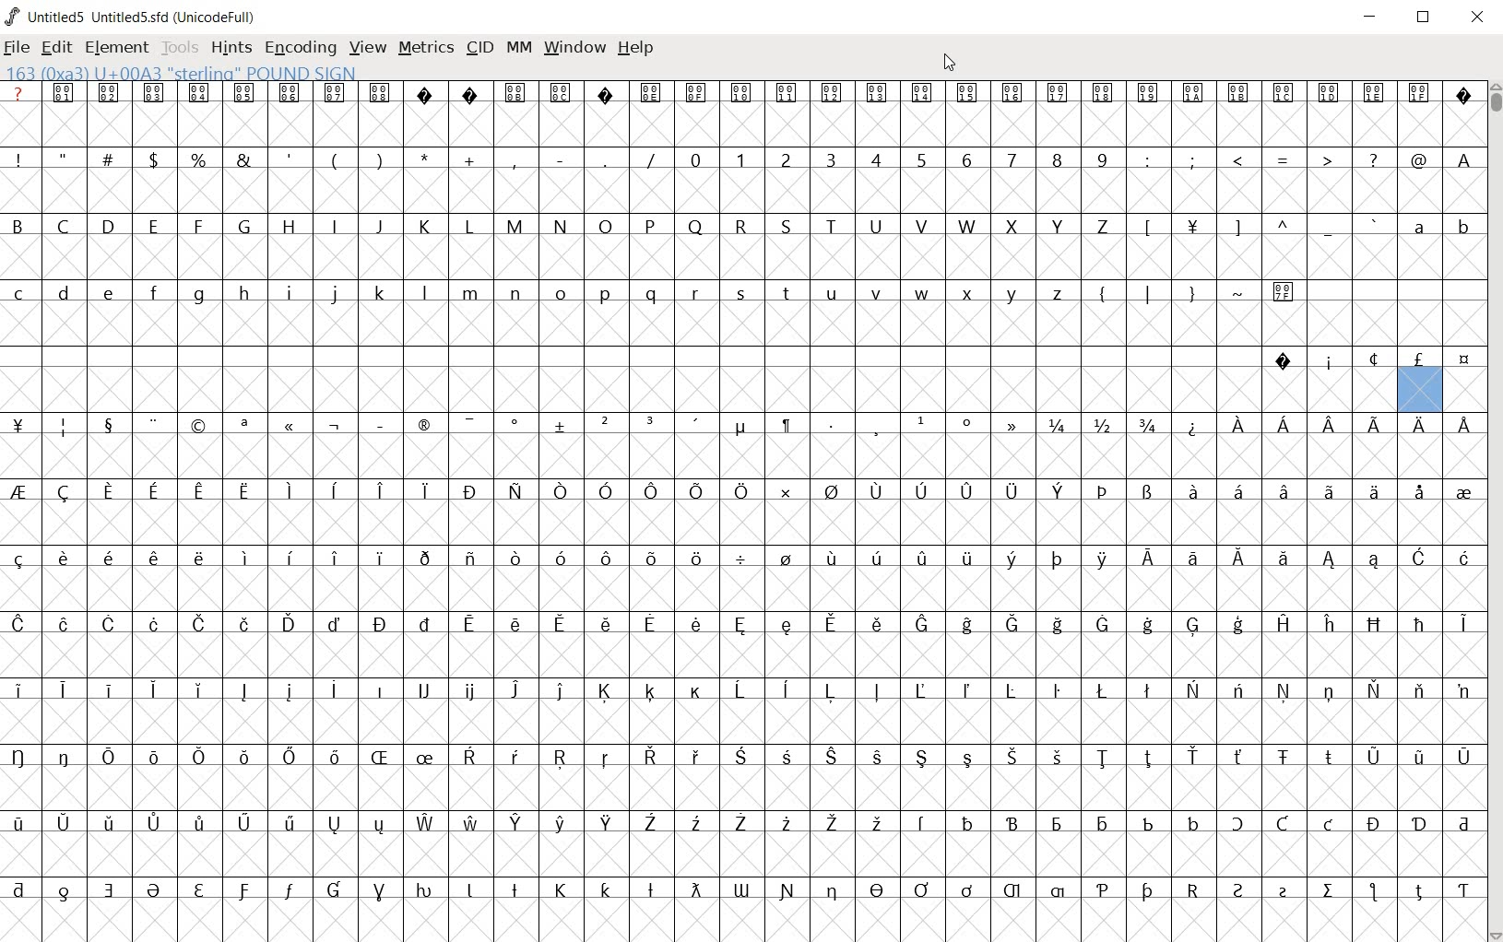 The height and width of the screenshot is (942, 1503). What do you see at coordinates (21, 559) in the screenshot?
I see `Symbol` at bounding box center [21, 559].